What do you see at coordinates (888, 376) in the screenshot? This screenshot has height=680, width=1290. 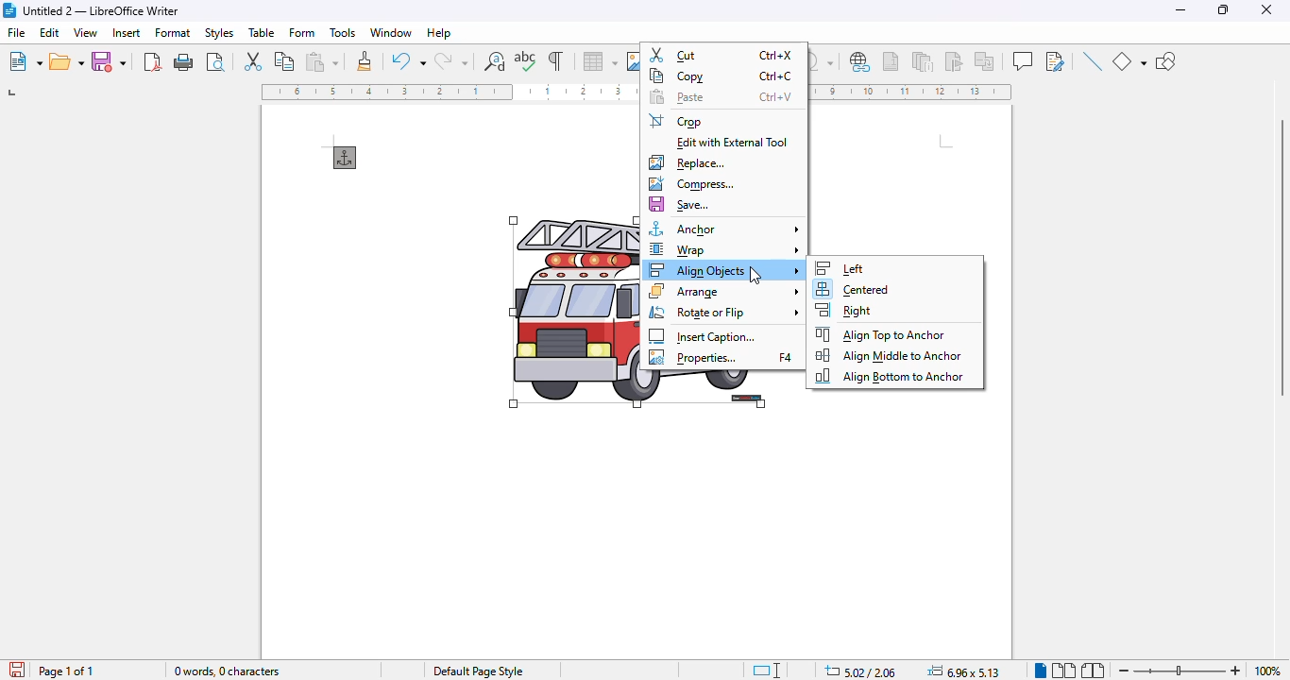 I see `align bottom to anchor` at bounding box center [888, 376].